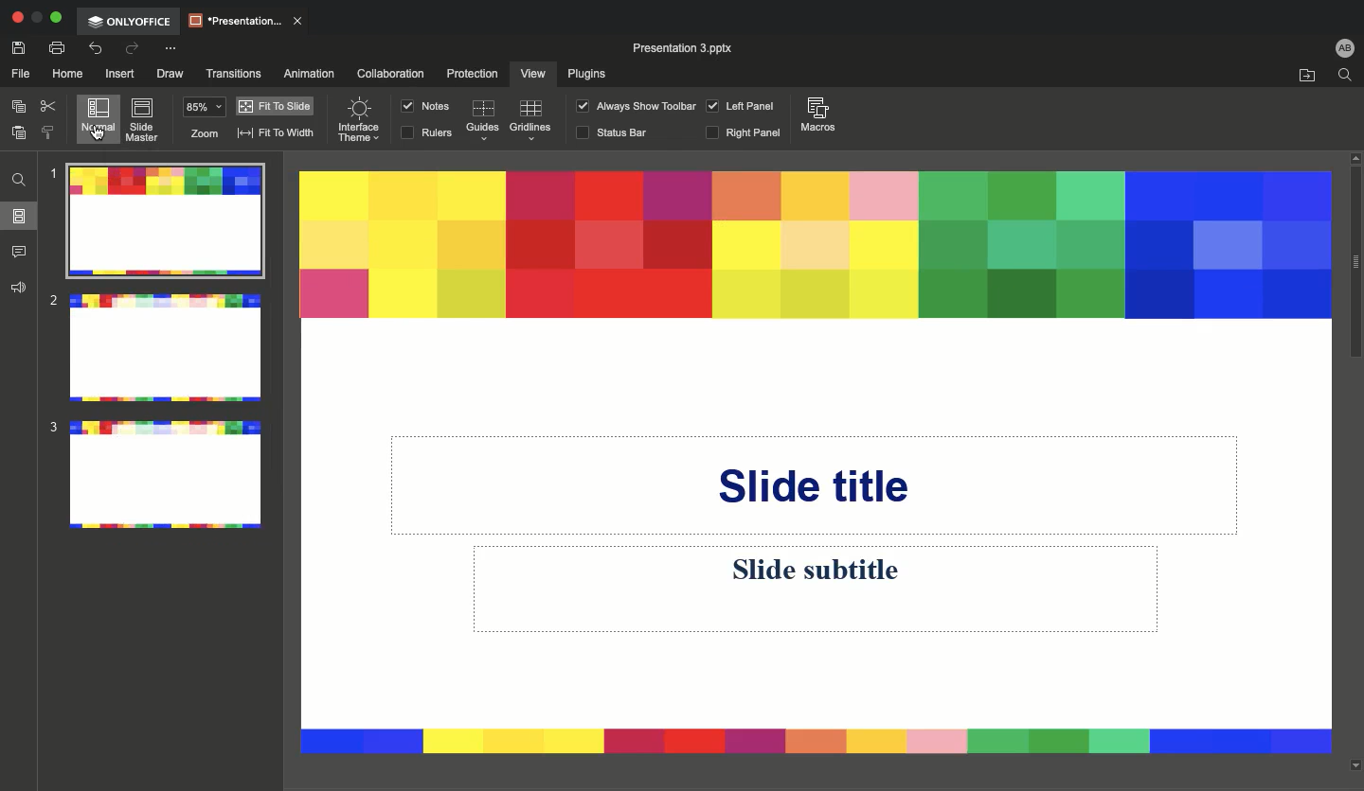 Image resolution: width=1364 pixels, height=791 pixels. Describe the element at coordinates (36, 19) in the screenshot. I see `Restore` at that location.